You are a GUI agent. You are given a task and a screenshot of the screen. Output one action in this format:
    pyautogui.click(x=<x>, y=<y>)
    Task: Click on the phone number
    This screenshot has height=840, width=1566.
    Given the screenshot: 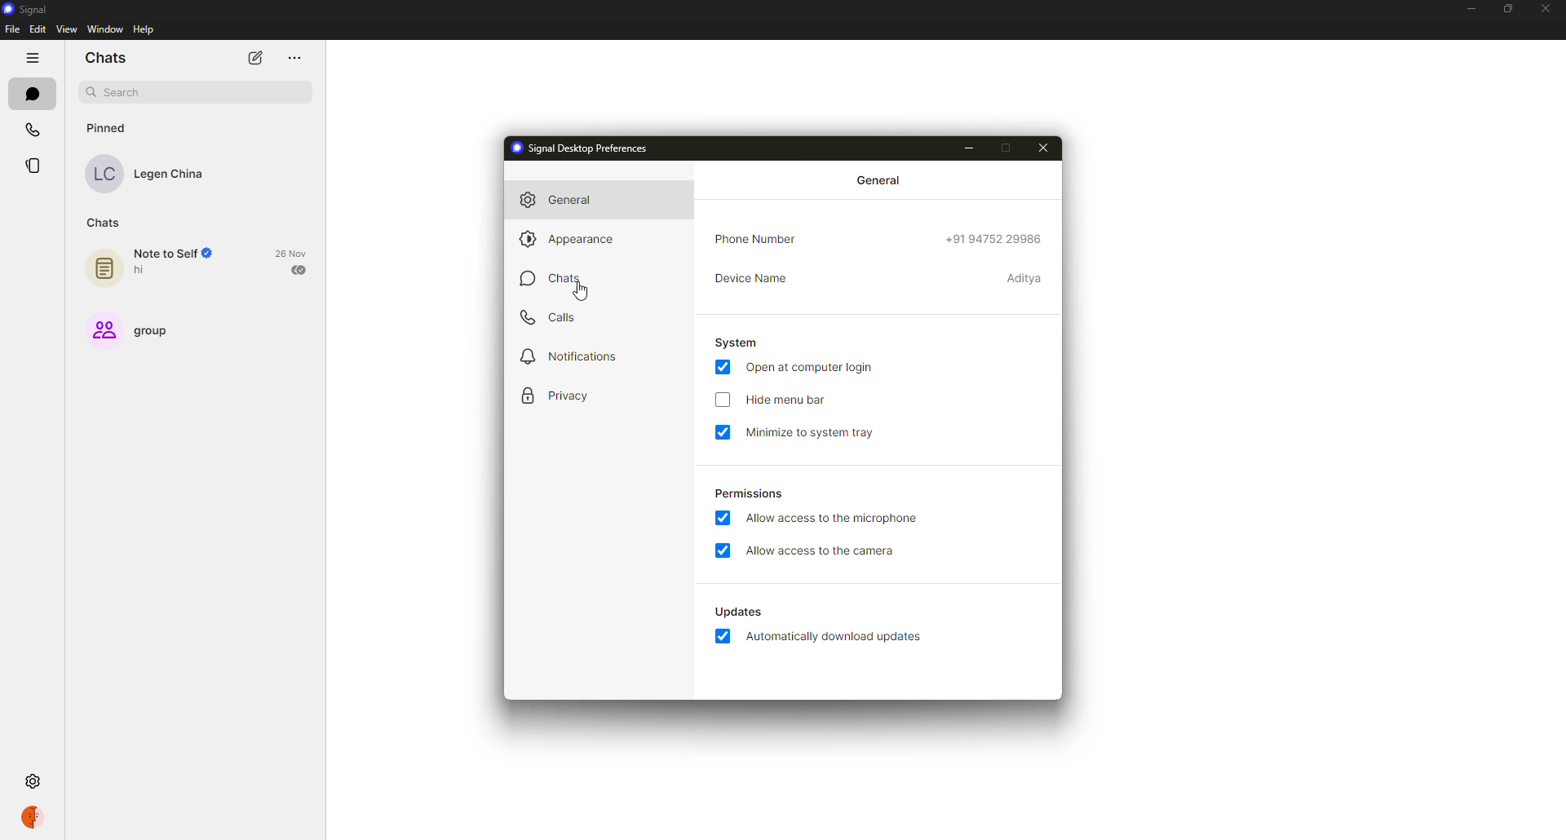 What is the action you would take?
    pyautogui.click(x=994, y=240)
    